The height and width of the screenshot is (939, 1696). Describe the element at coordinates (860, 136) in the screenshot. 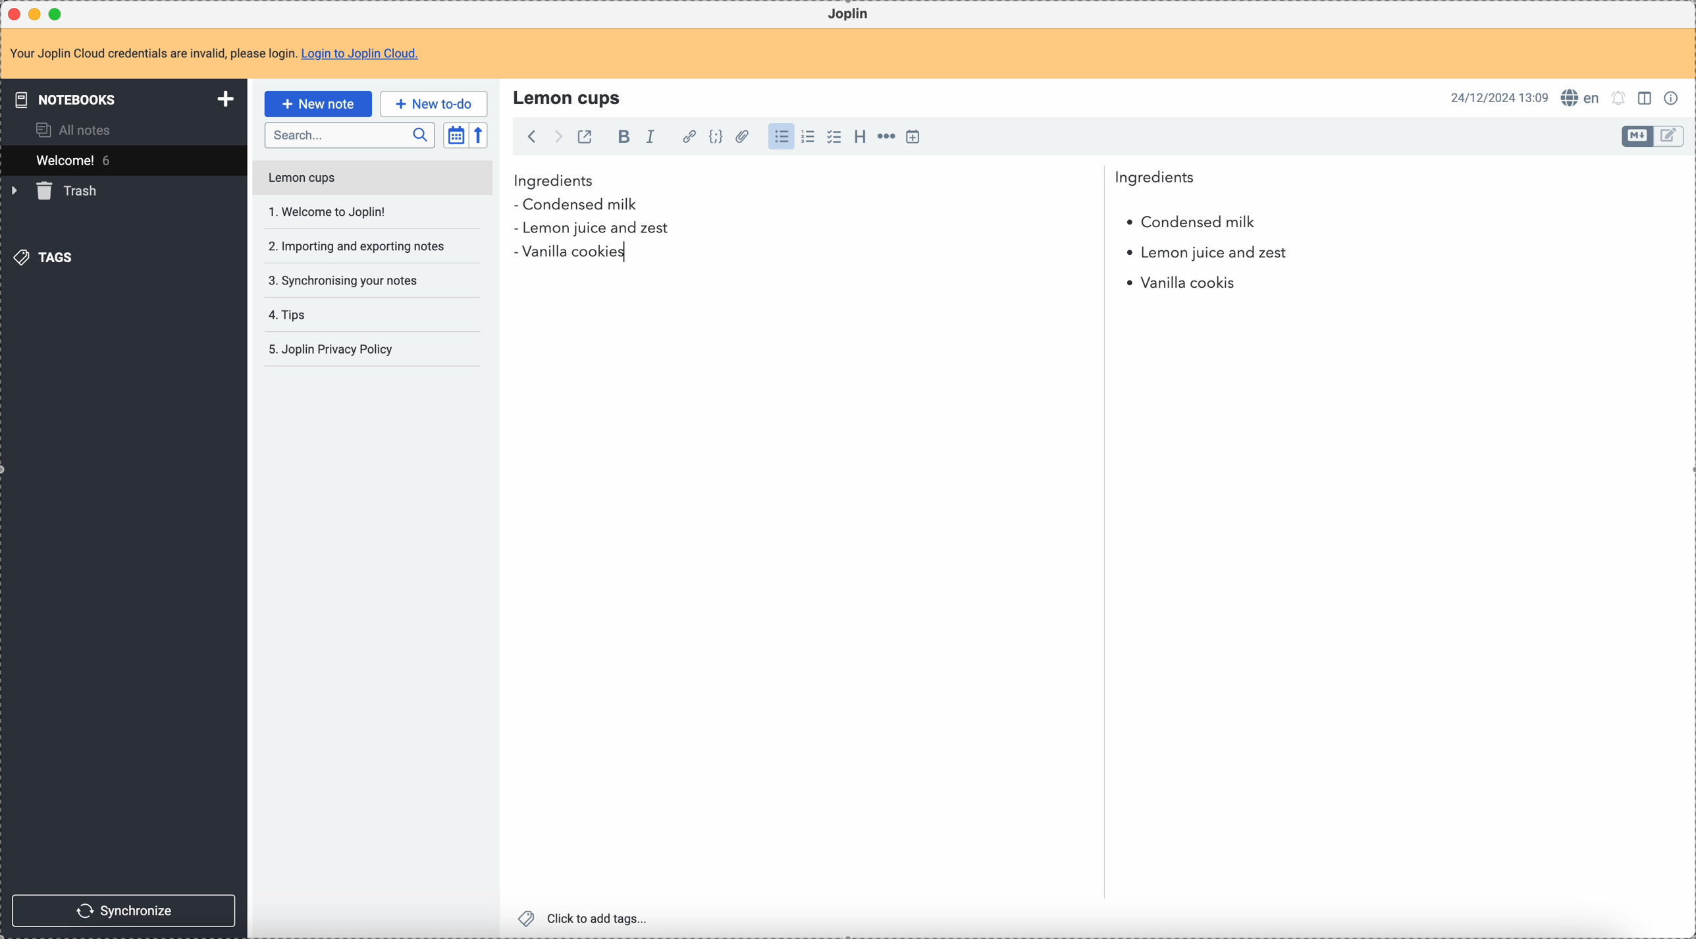

I see `heading` at that location.